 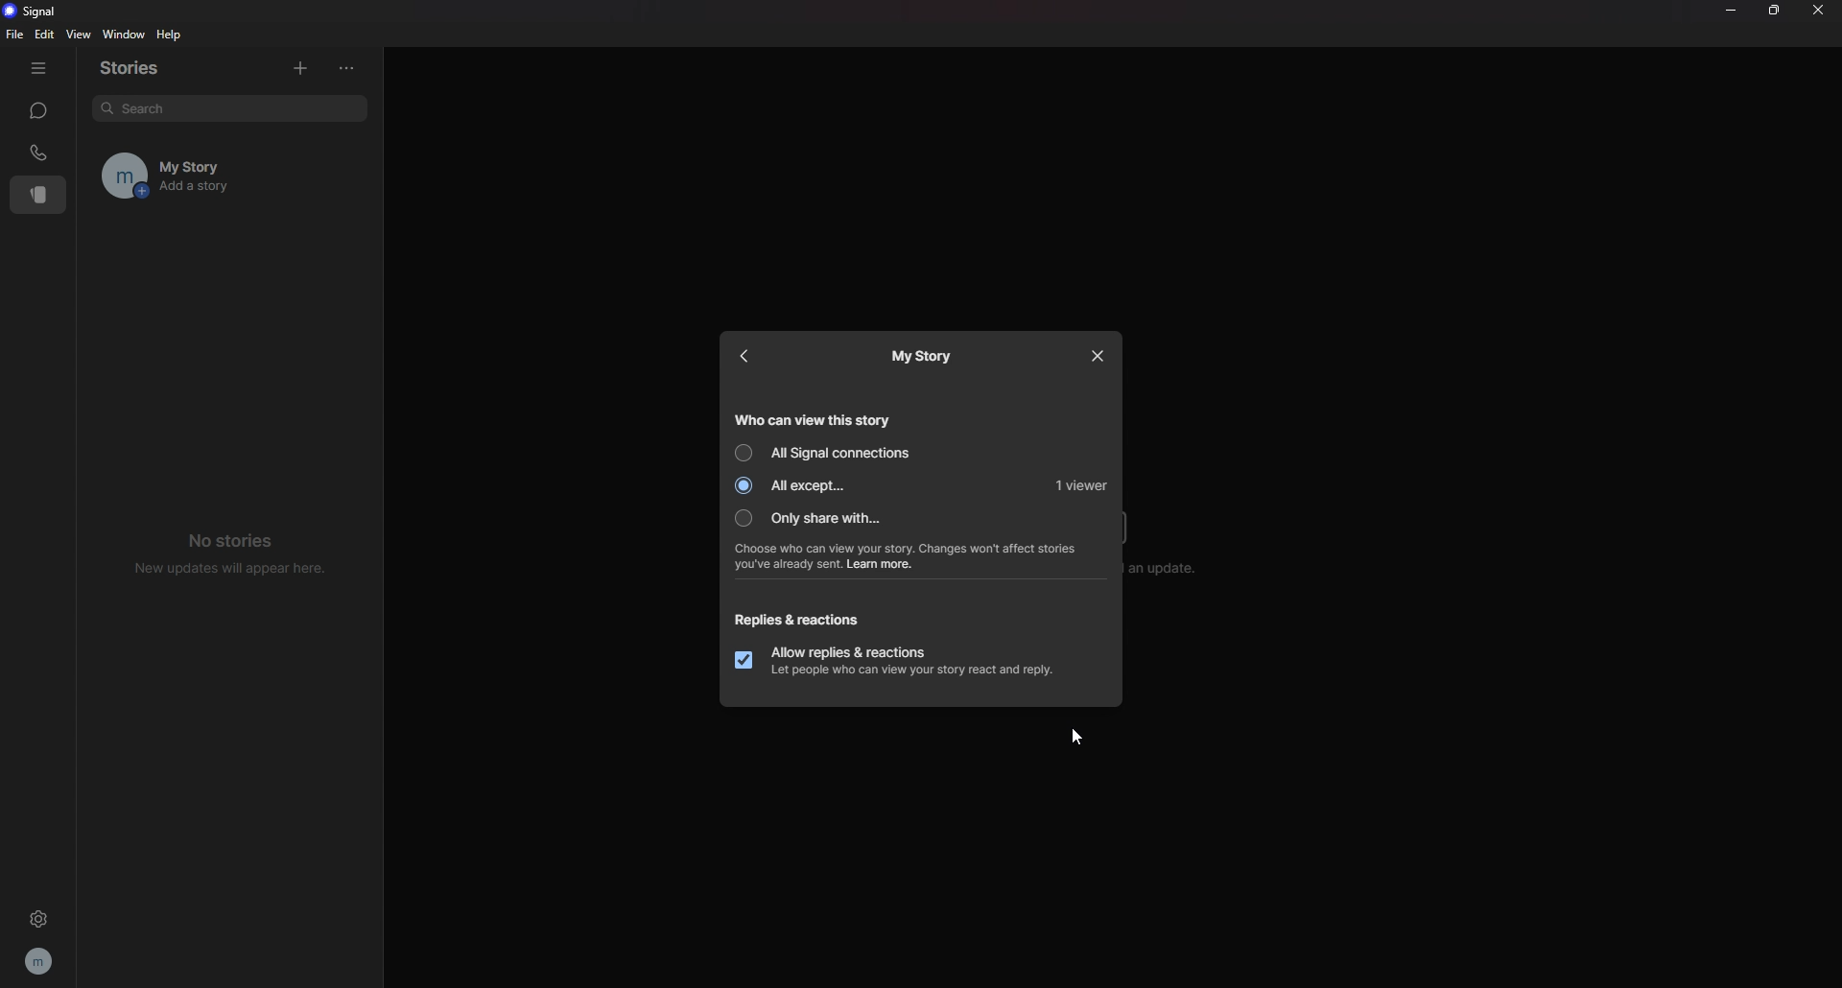 What do you see at coordinates (821, 486) in the screenshot?
I see `all except` at bounding box center [821, 486].